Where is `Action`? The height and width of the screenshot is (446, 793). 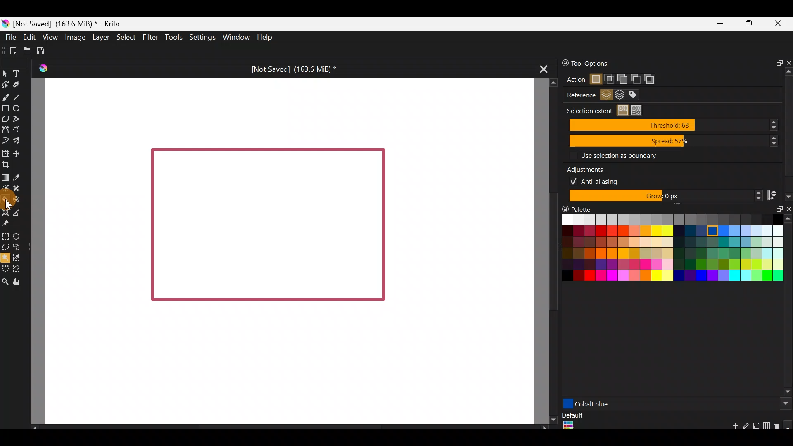 Action is located at coordinates (572, 80).